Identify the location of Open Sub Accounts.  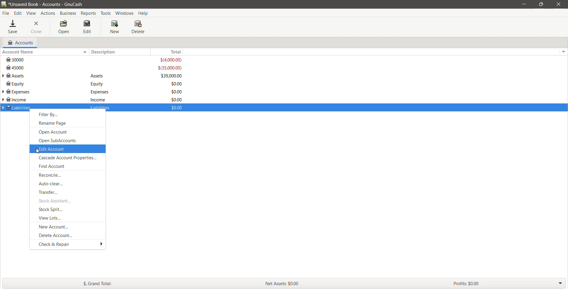
(60, 140).